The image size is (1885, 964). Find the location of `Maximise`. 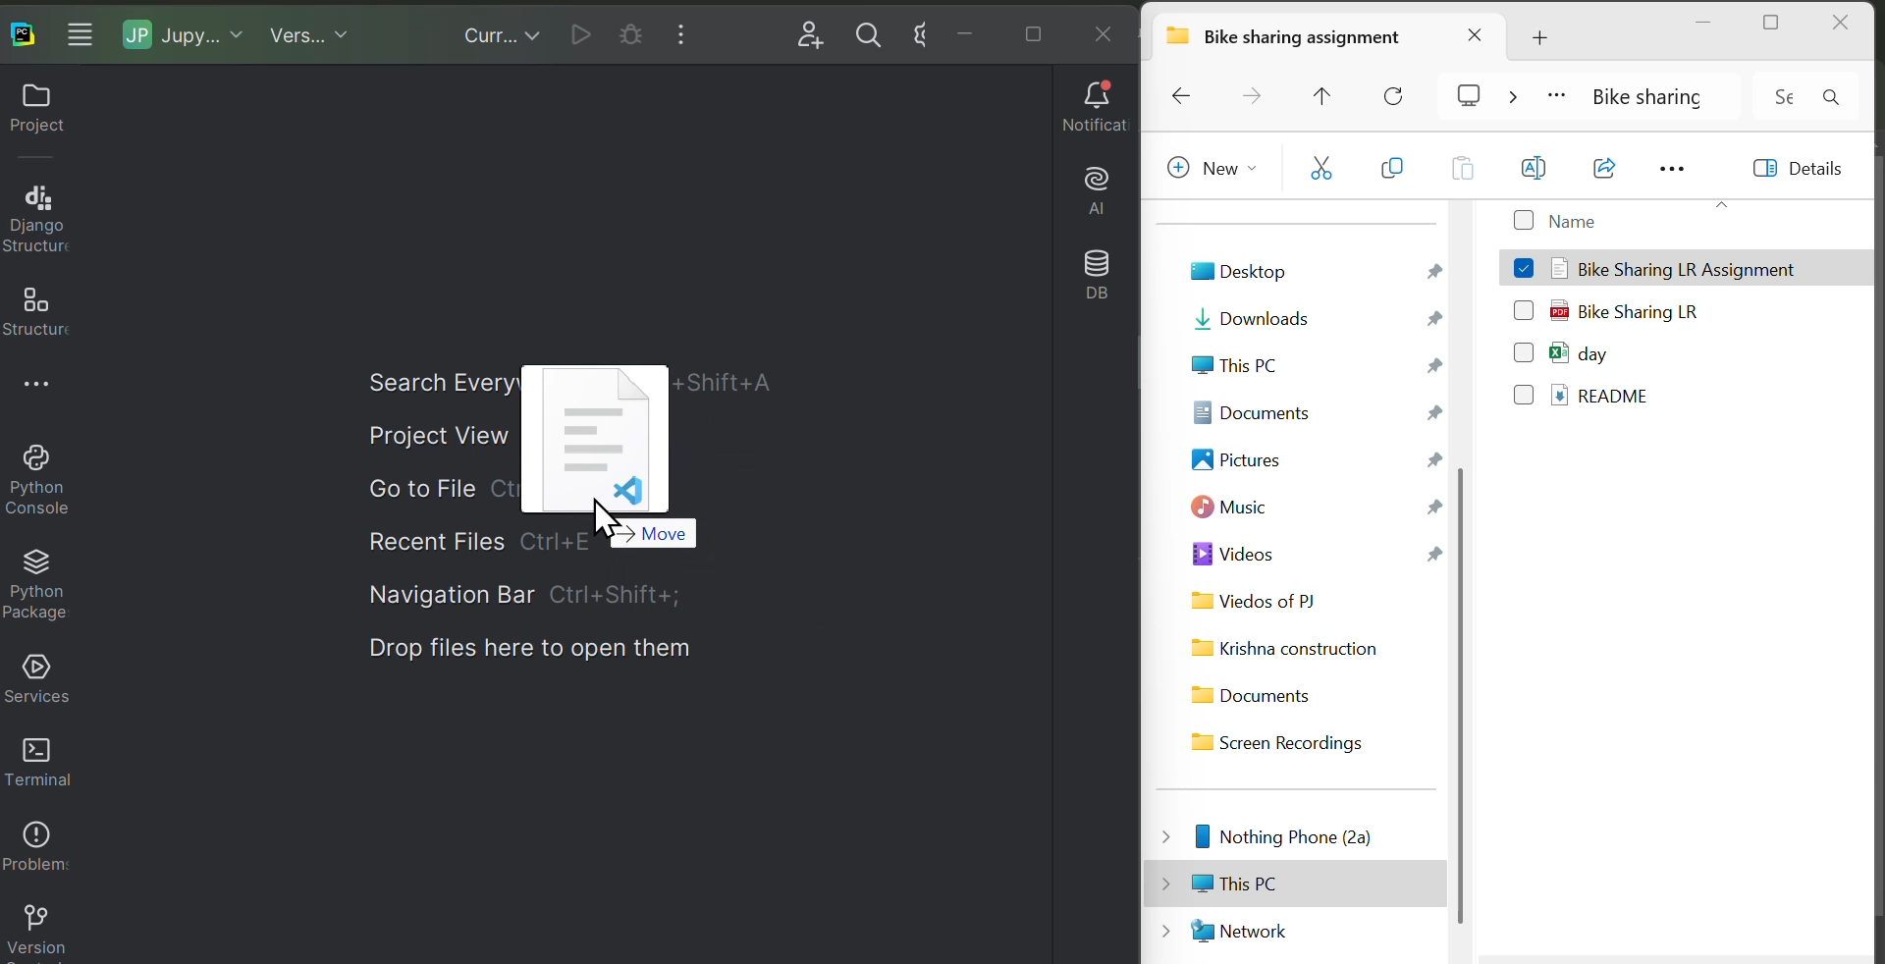

Maximise is located at coordinates (1029, 31).